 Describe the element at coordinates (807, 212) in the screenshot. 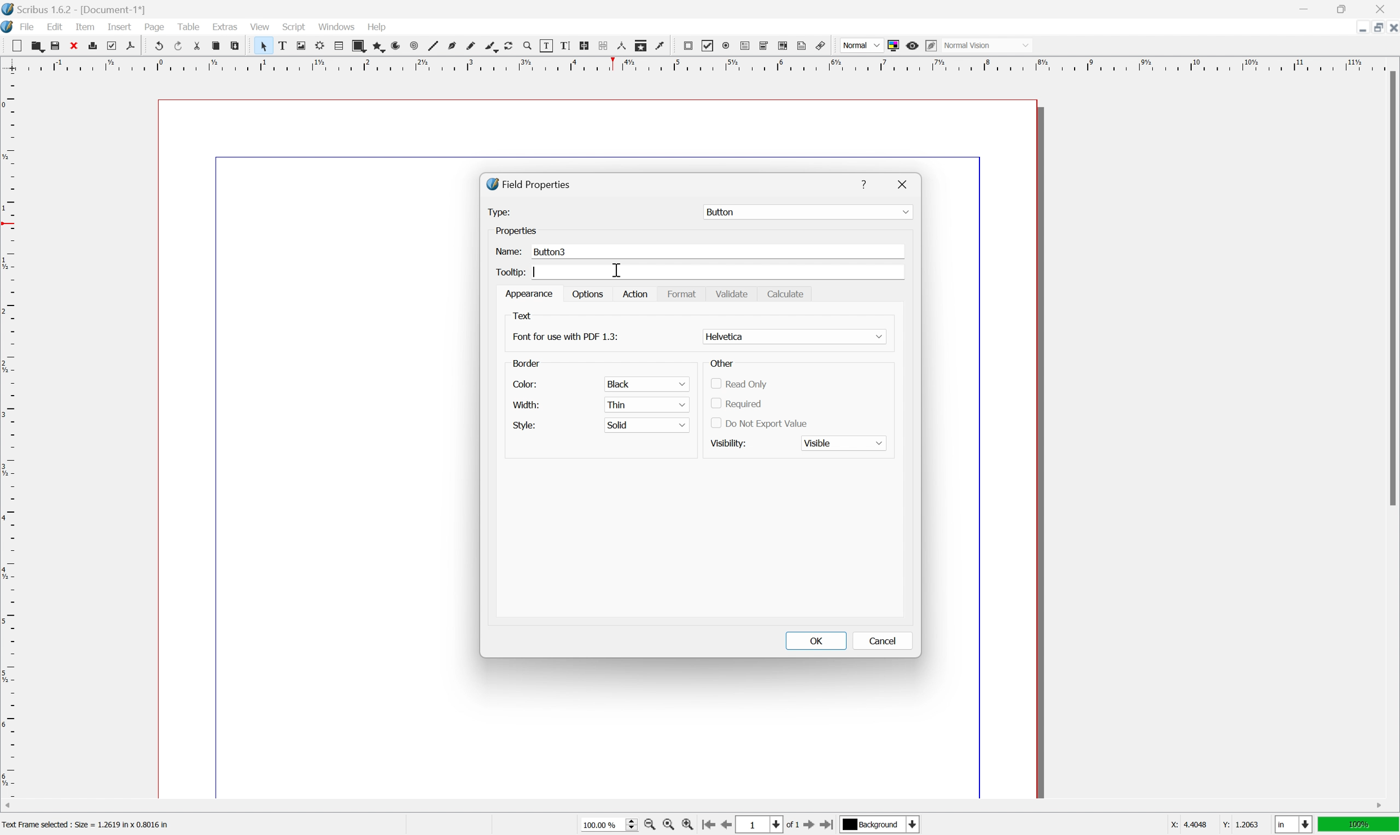

I see `Button` at that location.